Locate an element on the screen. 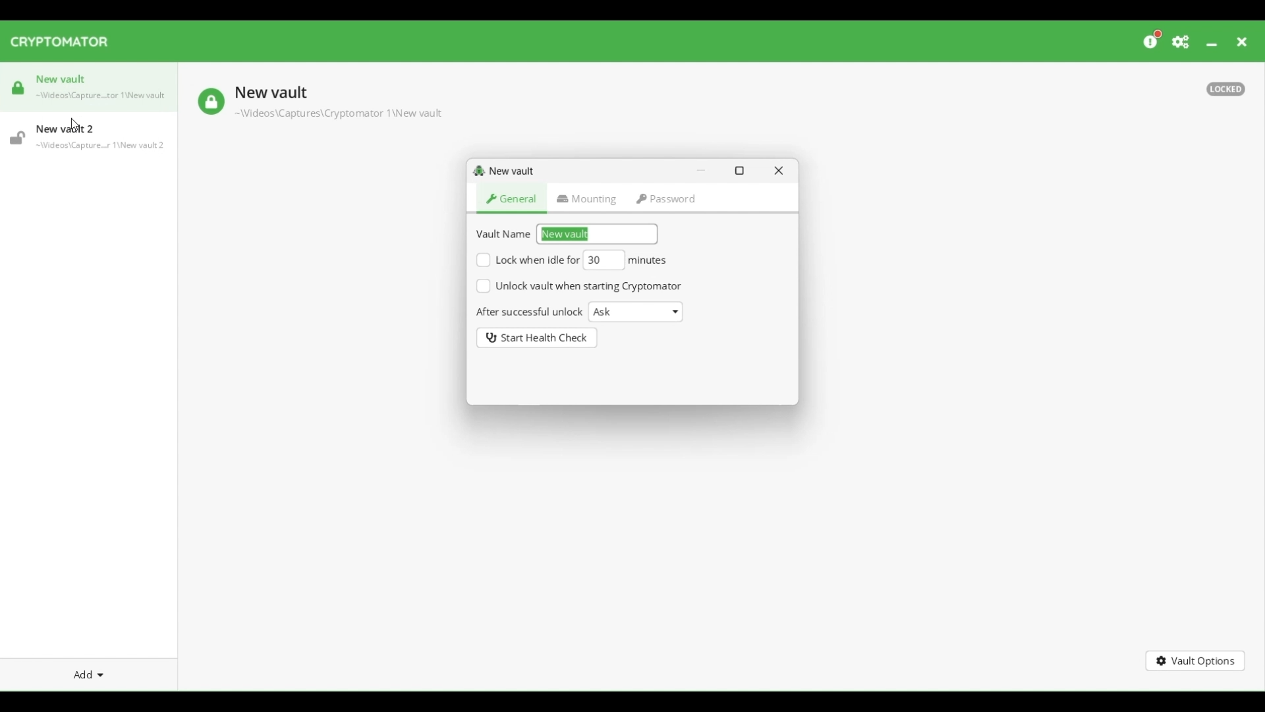 Image resolution: width=1265 pixels, height=712 pixels. Enter vault name is located at coordinates (599, 234).